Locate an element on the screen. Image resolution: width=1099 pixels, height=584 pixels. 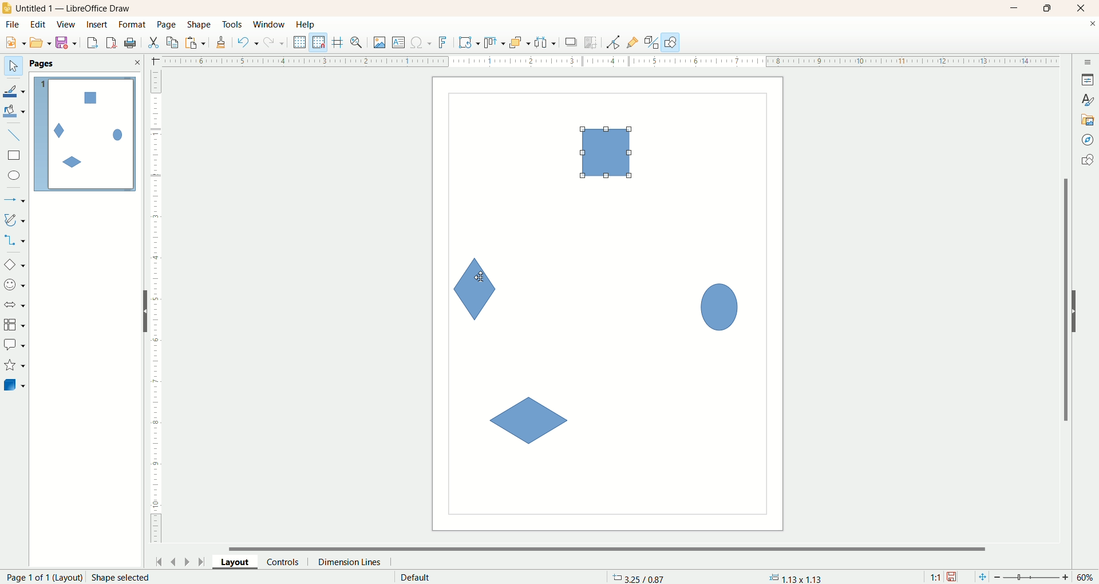
insert line is located at coordinates (16, 136).